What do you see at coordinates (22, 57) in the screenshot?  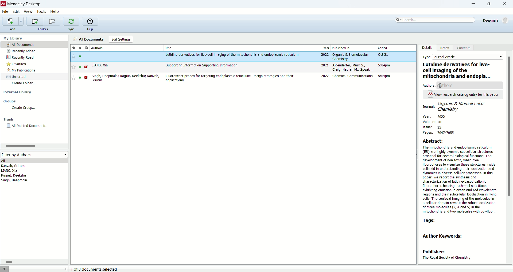 I see `recently read` at bounding box center [22, 57].